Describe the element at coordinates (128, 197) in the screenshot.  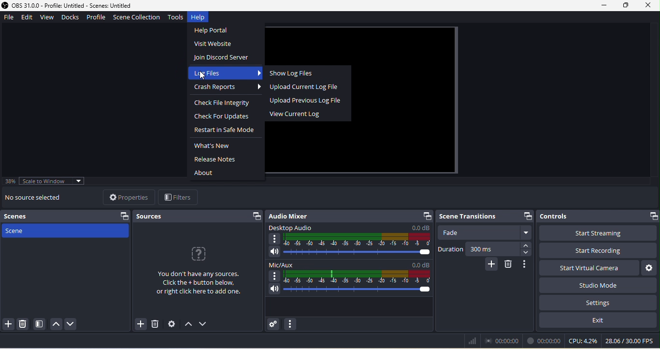
I see `properties` at that location.